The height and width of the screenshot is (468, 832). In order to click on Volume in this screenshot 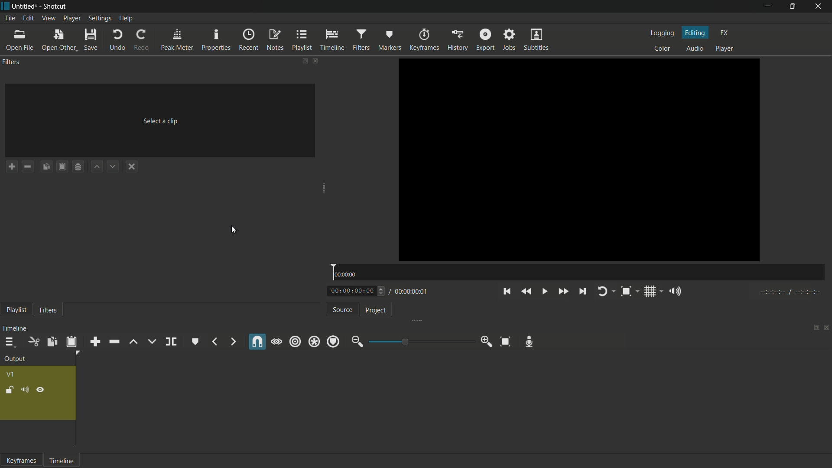, I will do `click(25, 390)`.